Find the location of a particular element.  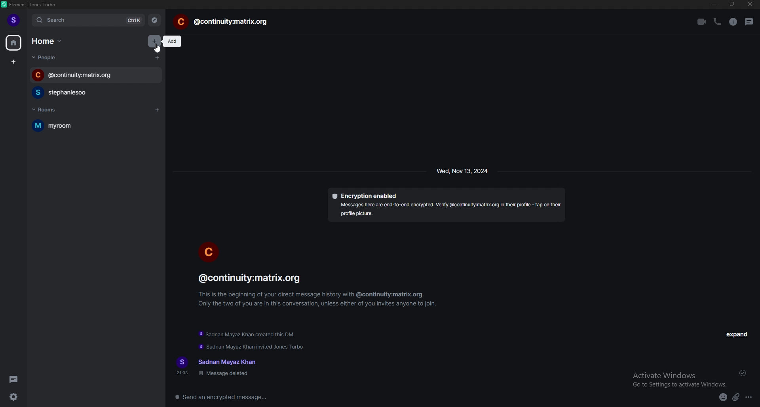

voice call is located at coordinates (716, 21).